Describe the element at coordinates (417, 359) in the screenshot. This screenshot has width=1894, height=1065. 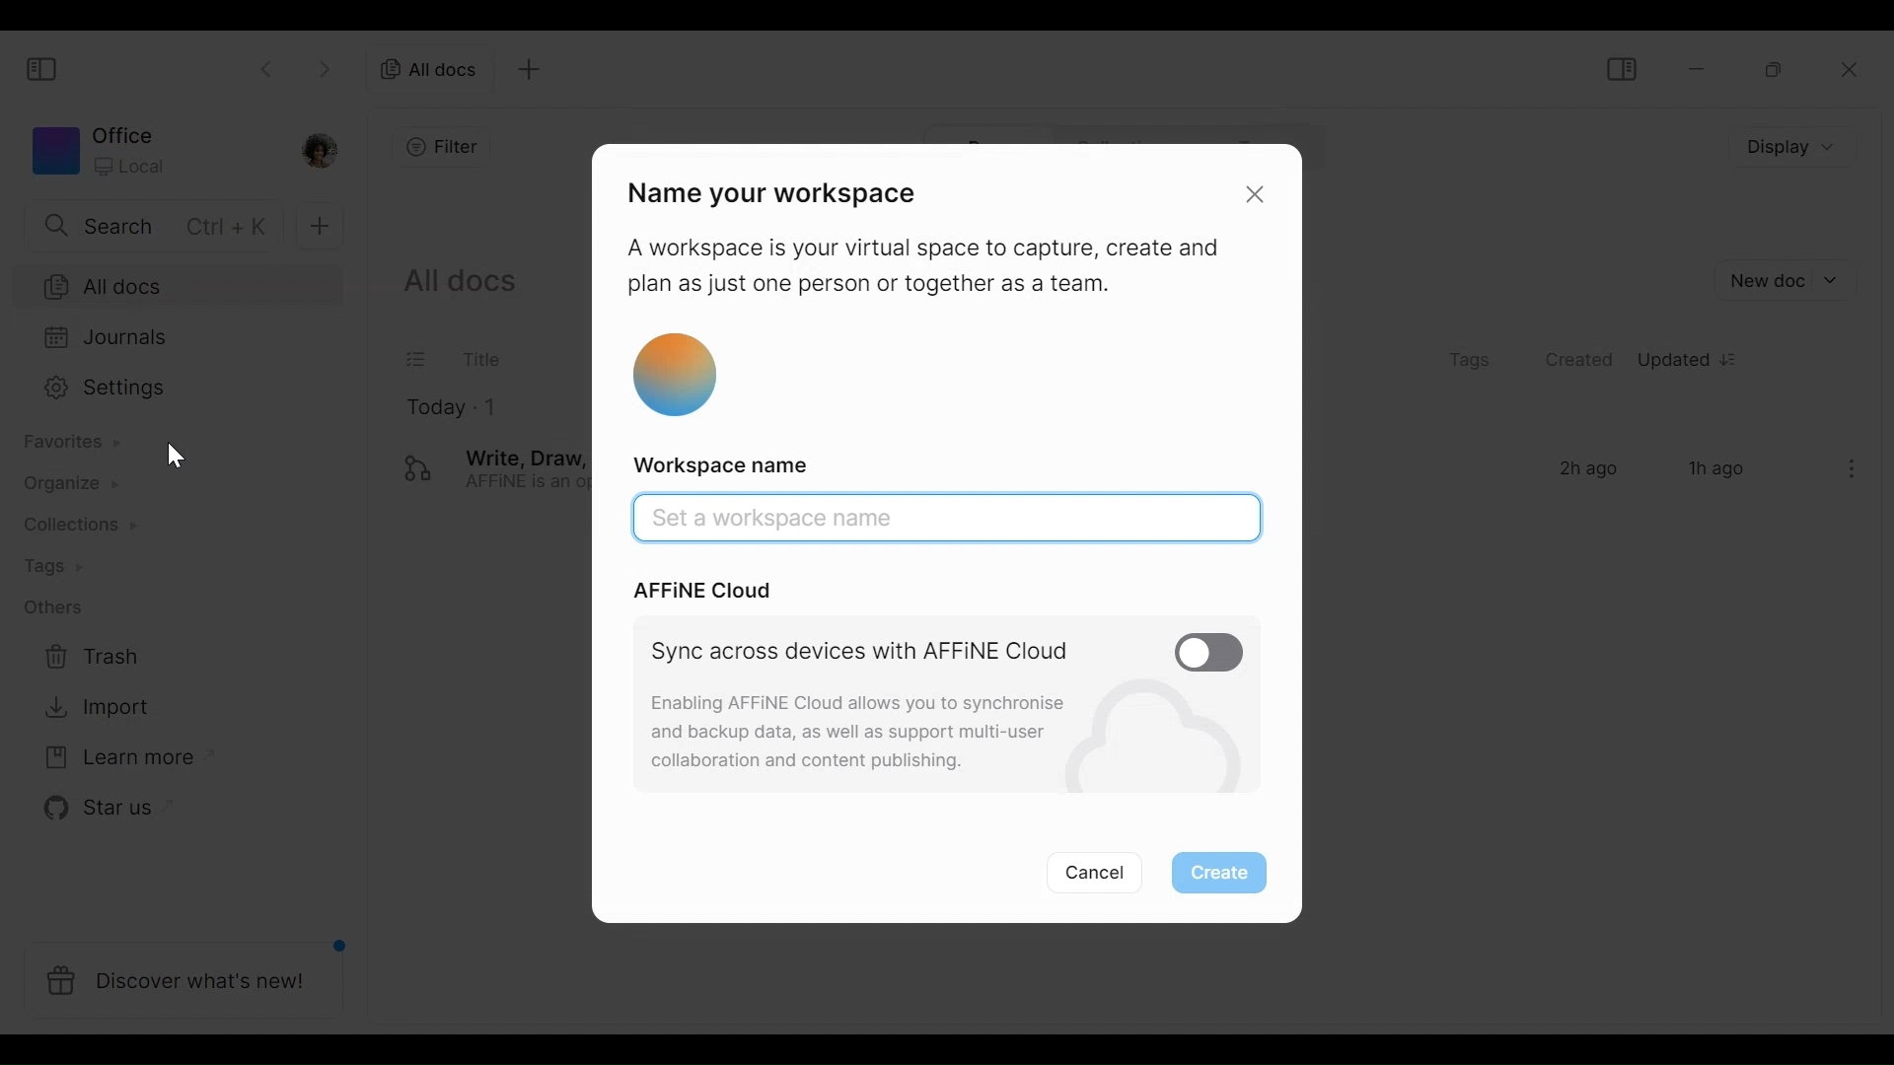
I see `Checklist` at that location.